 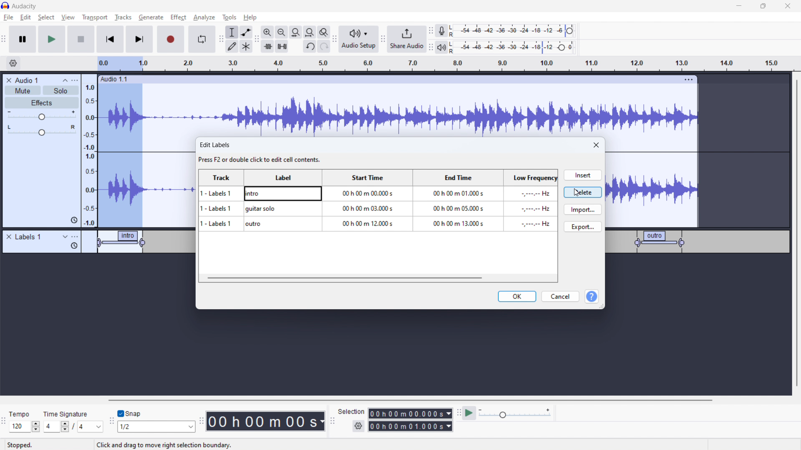 I want to click on time signature toolbar, so click(x=5, y=423).